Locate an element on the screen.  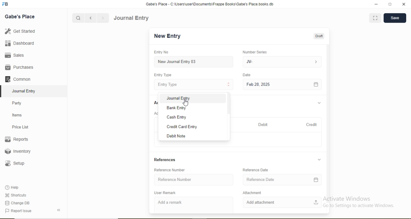
Debit Note is located at coordinates (175, 136).